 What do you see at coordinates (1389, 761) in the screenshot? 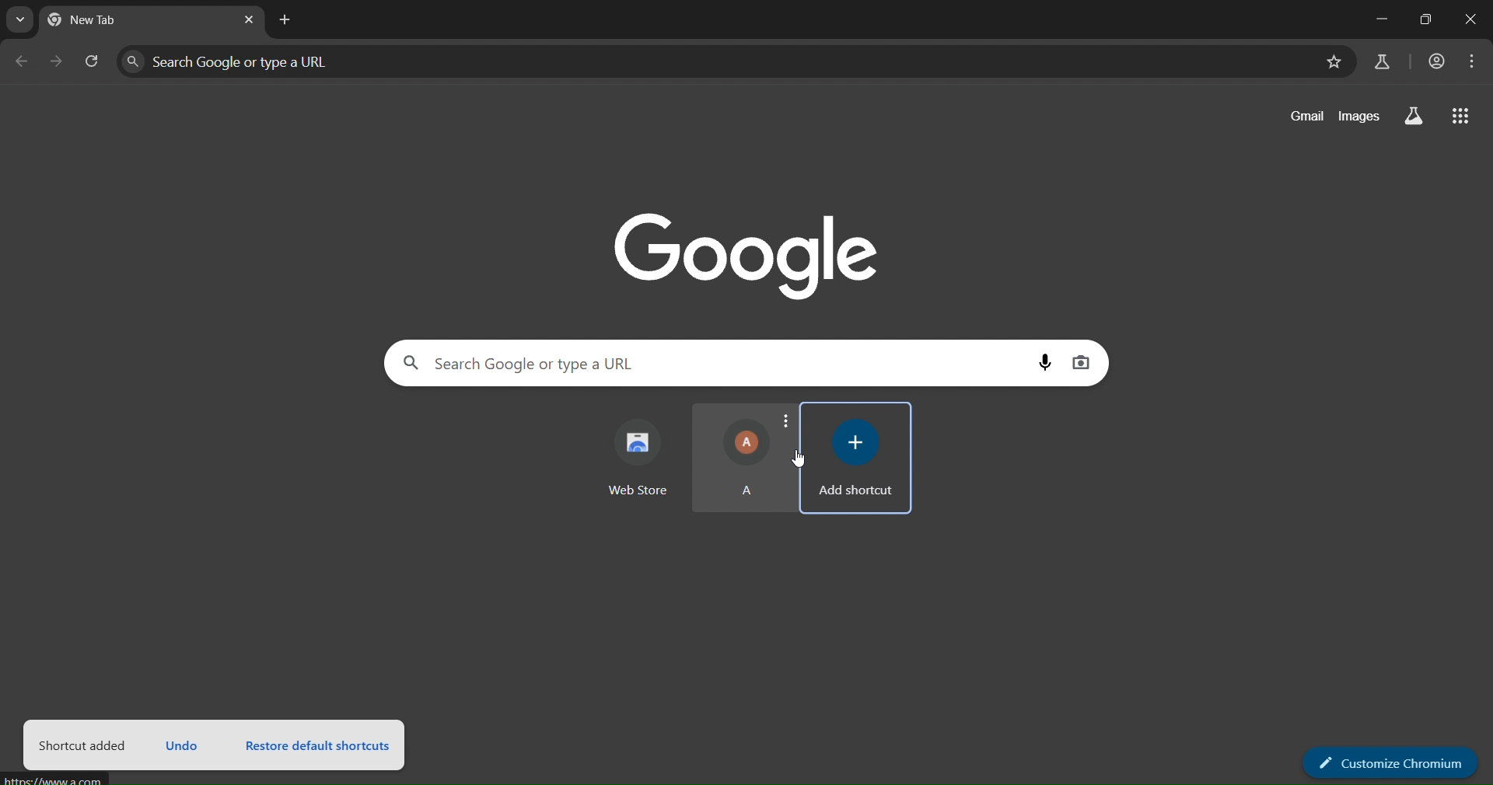
I see `customize chromium` at bounding box center [1389, 761].